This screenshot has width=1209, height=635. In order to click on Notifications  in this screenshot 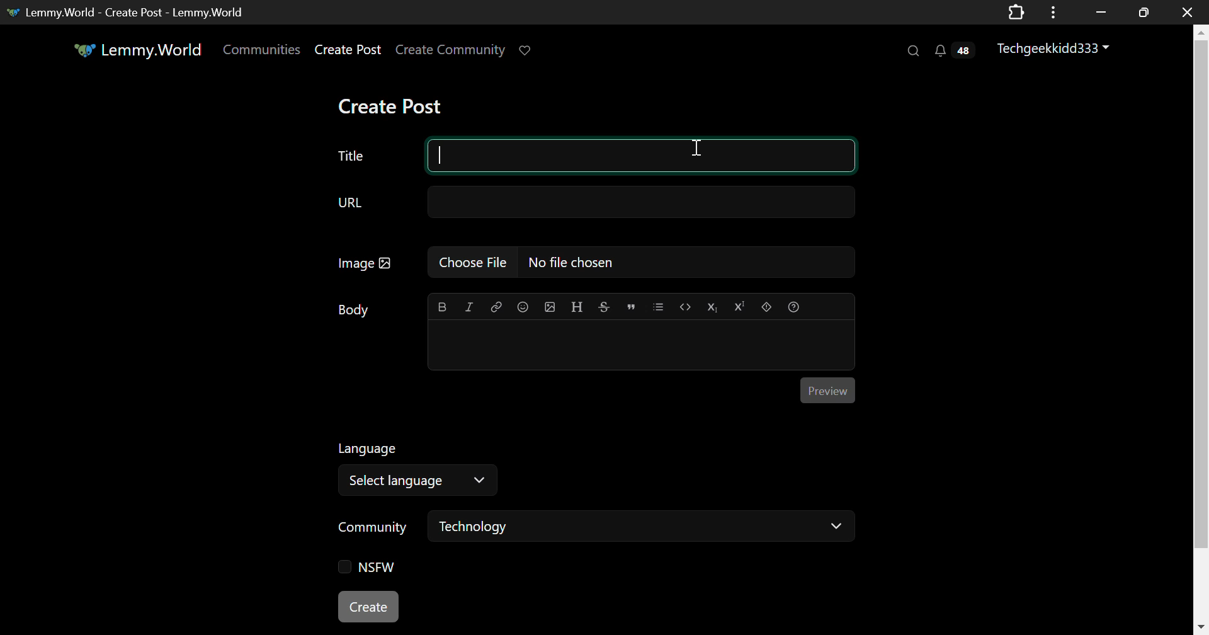, I will do `click(953, 52)`.